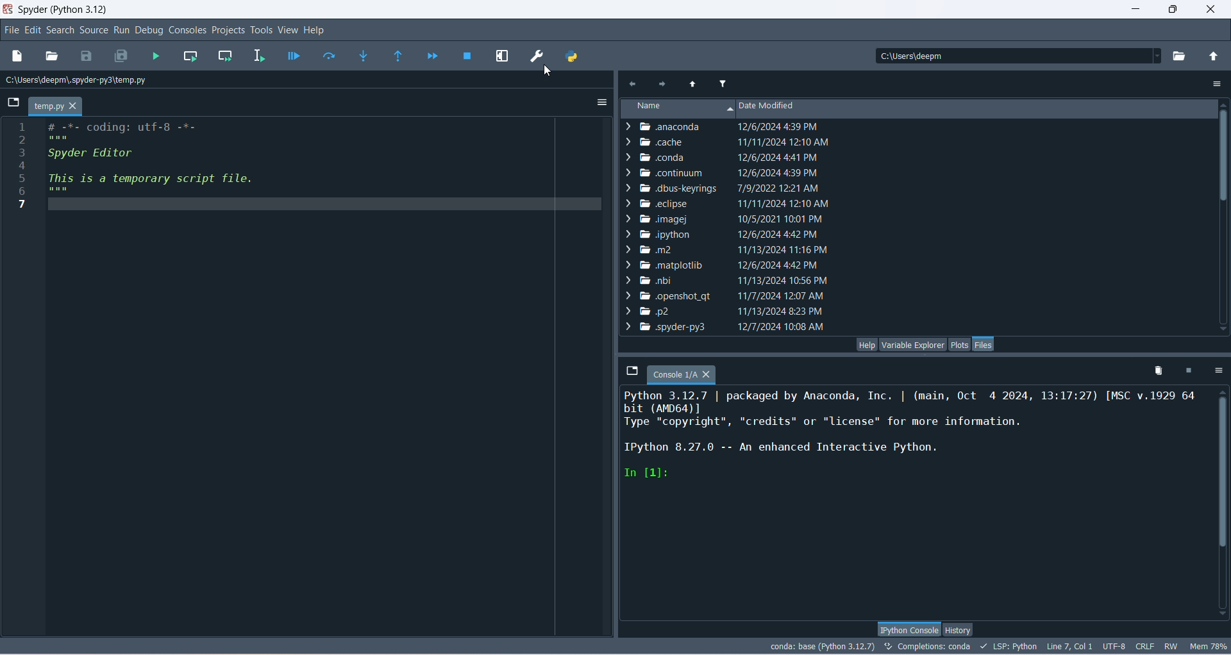 The height and width of the screenshot is (655, 1231). Describe the element at coordinates (727, 170) in the screenshot. I see `folder details` at that location.